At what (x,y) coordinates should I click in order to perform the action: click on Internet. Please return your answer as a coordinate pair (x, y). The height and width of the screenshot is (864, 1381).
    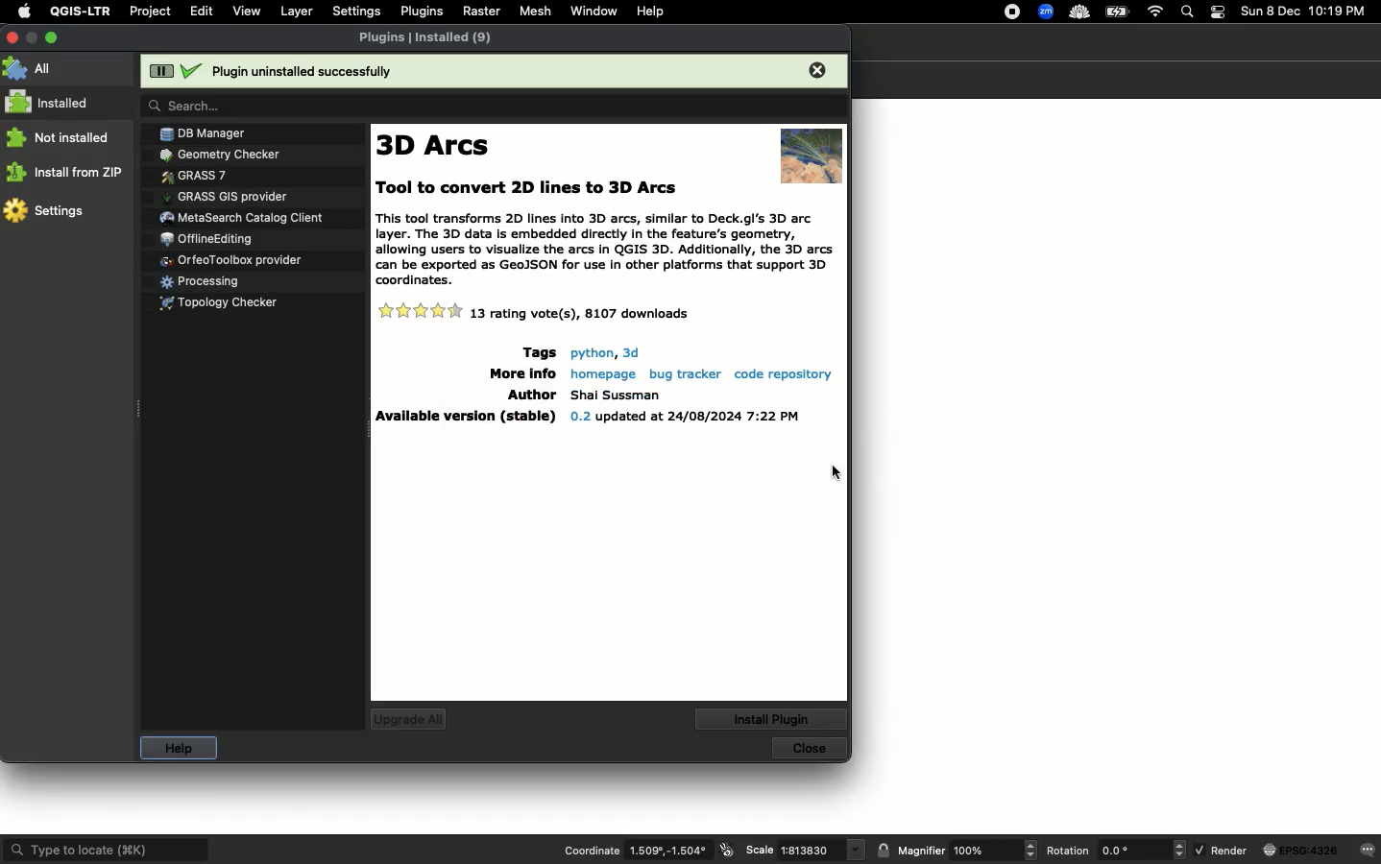
    Looking at the image, I should click on (1157, 12).